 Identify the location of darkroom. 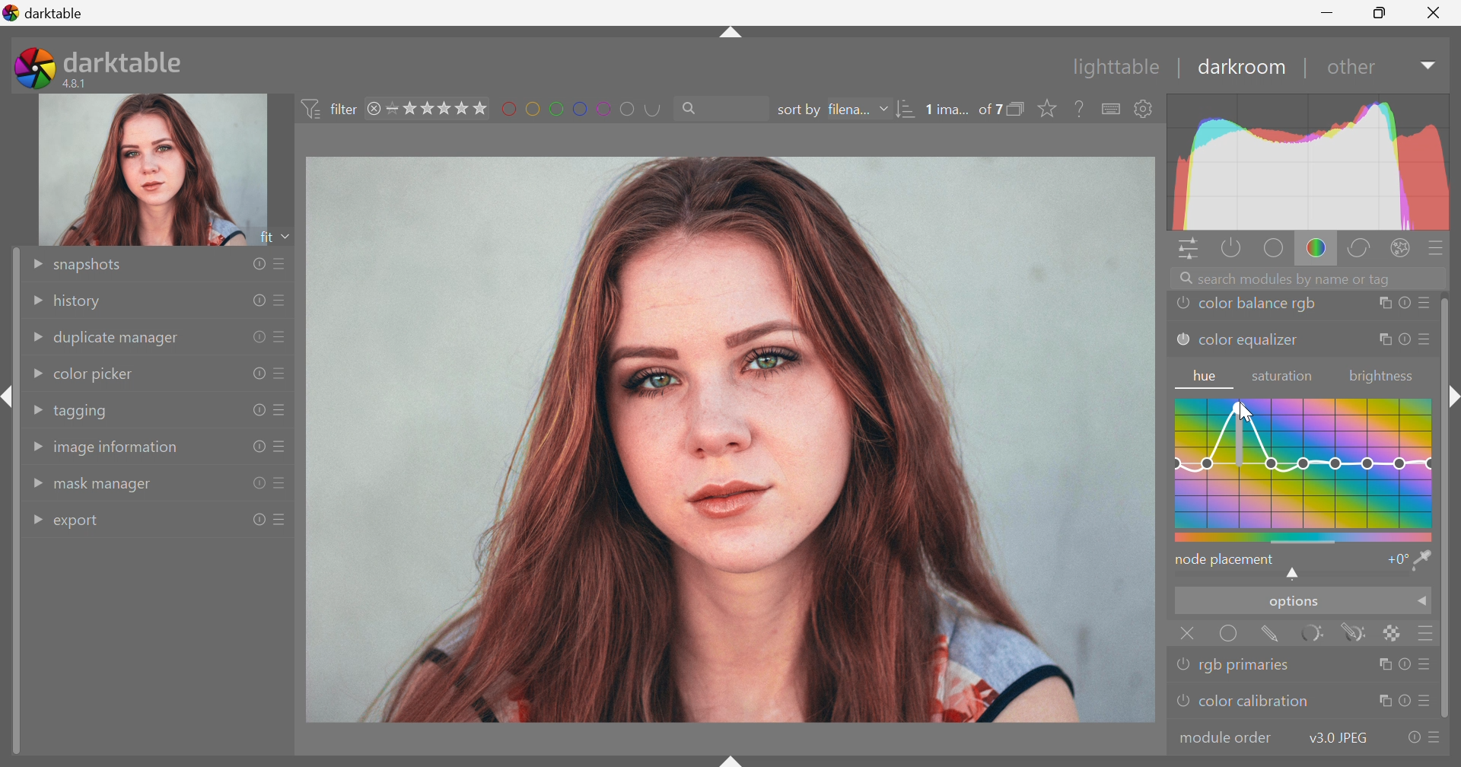
(1243, 67).